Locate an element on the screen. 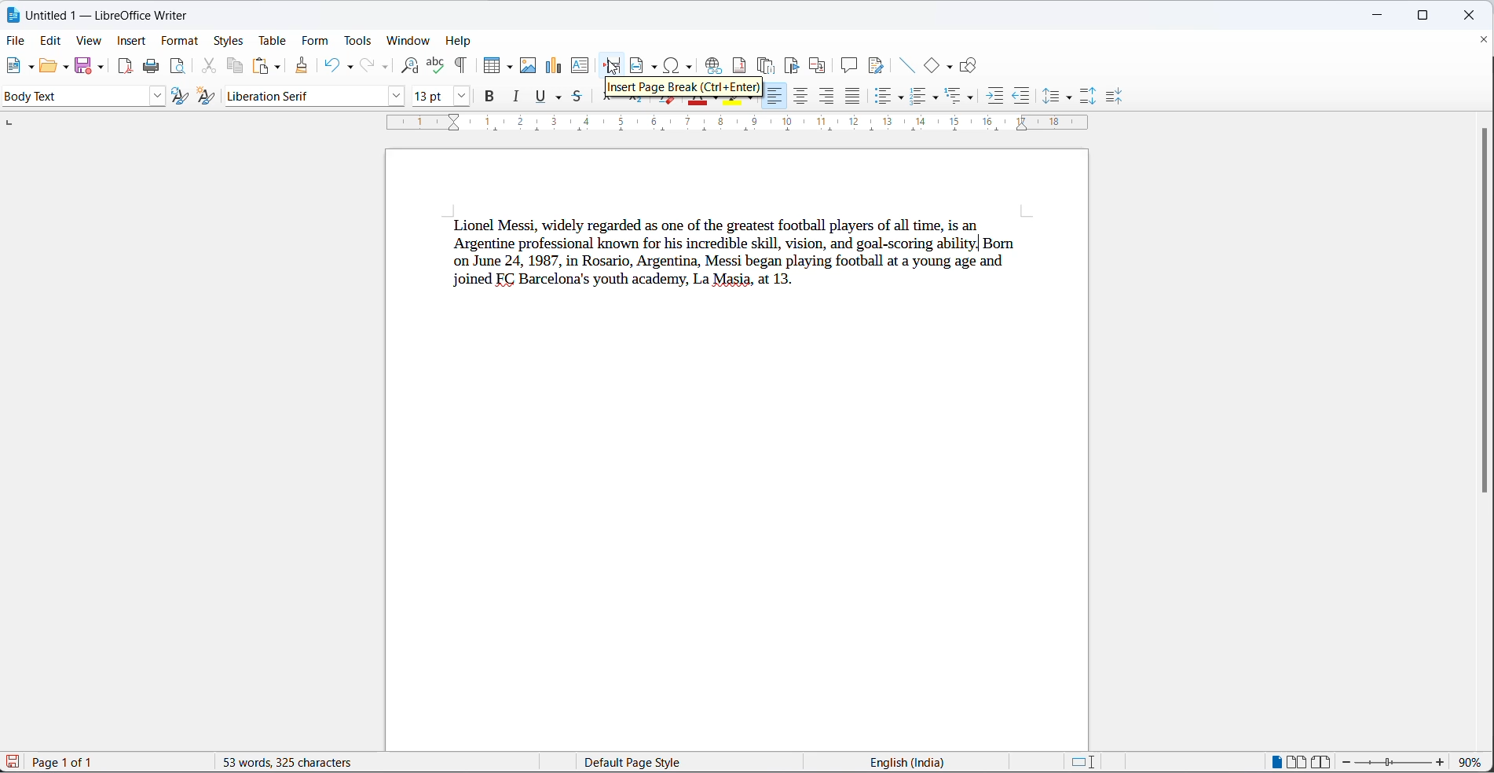 The height and width of the screenshot is (773, 1494). insert hyperlink is located at coordinates (680, 66).